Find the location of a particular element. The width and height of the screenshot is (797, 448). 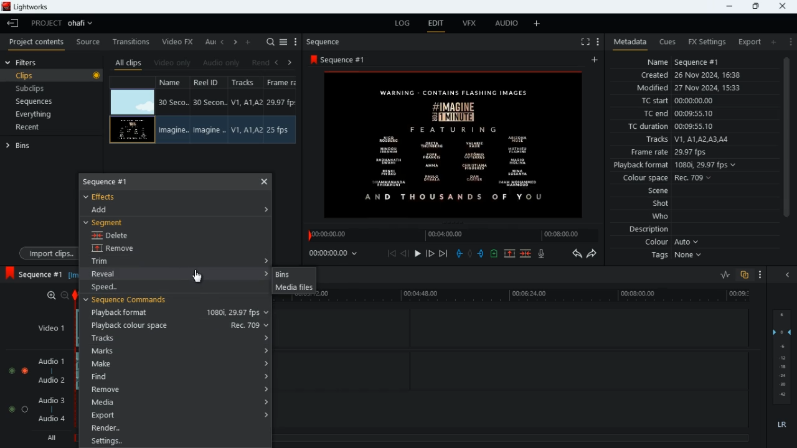

audio 4 is located at coordinates (54, 421).